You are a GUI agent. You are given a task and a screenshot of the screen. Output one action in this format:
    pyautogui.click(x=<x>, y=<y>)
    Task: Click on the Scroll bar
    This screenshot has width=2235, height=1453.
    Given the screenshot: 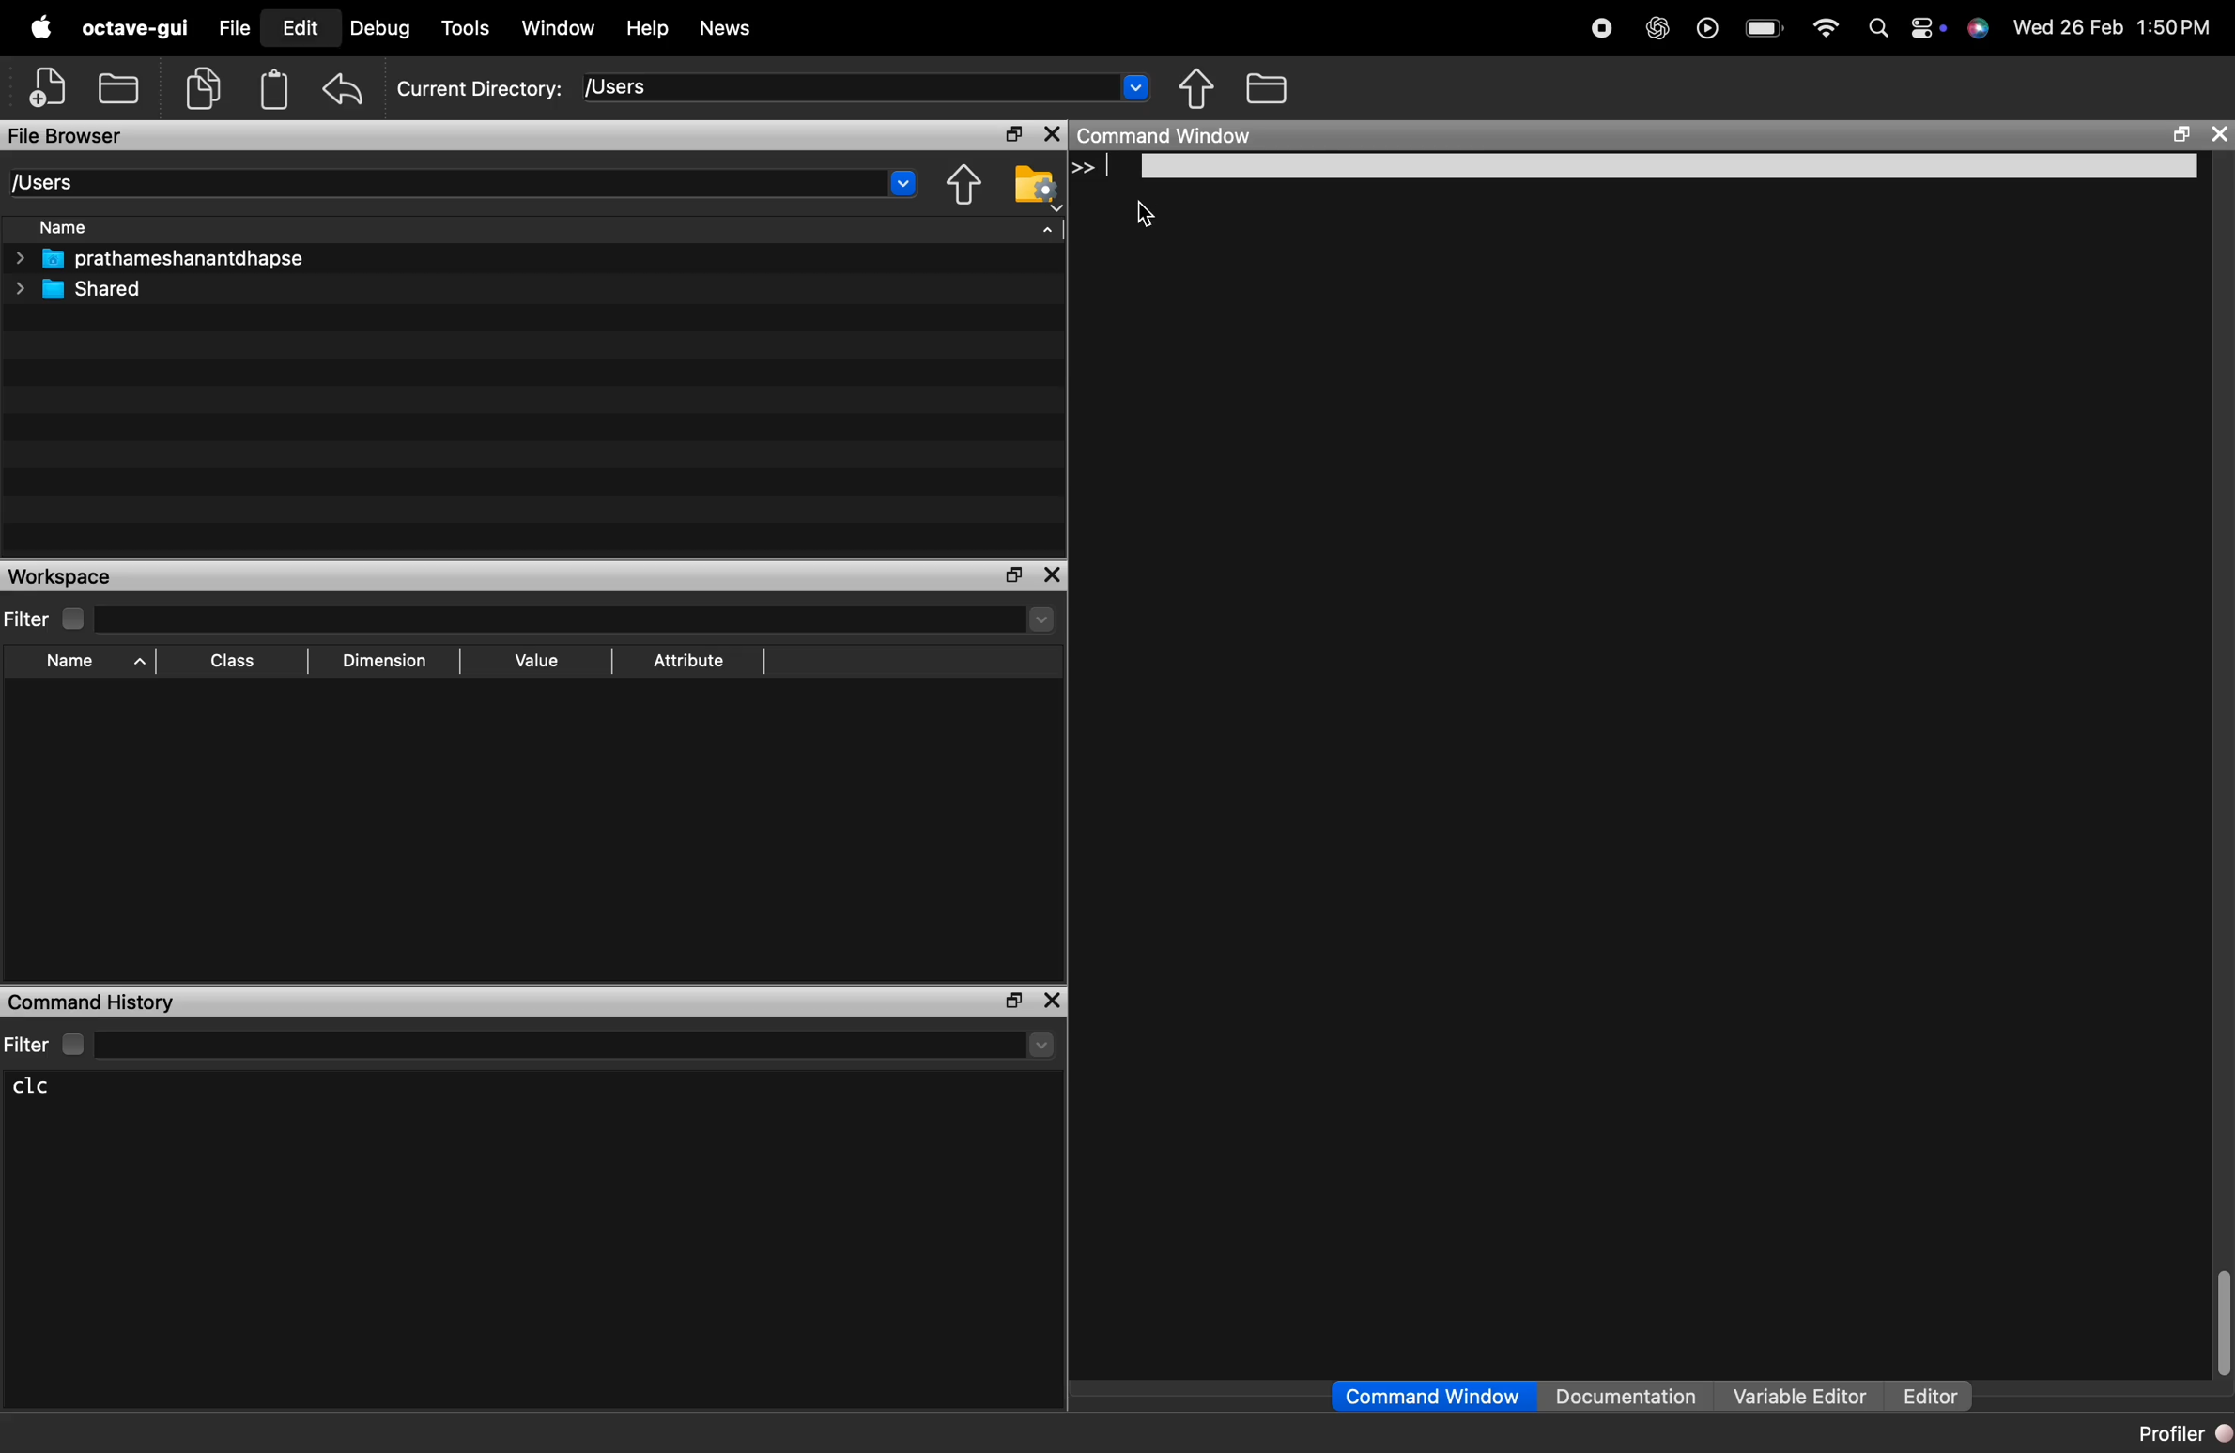 What is the action you would take?
    pyautogui.click(x=2221, y=1323)
    